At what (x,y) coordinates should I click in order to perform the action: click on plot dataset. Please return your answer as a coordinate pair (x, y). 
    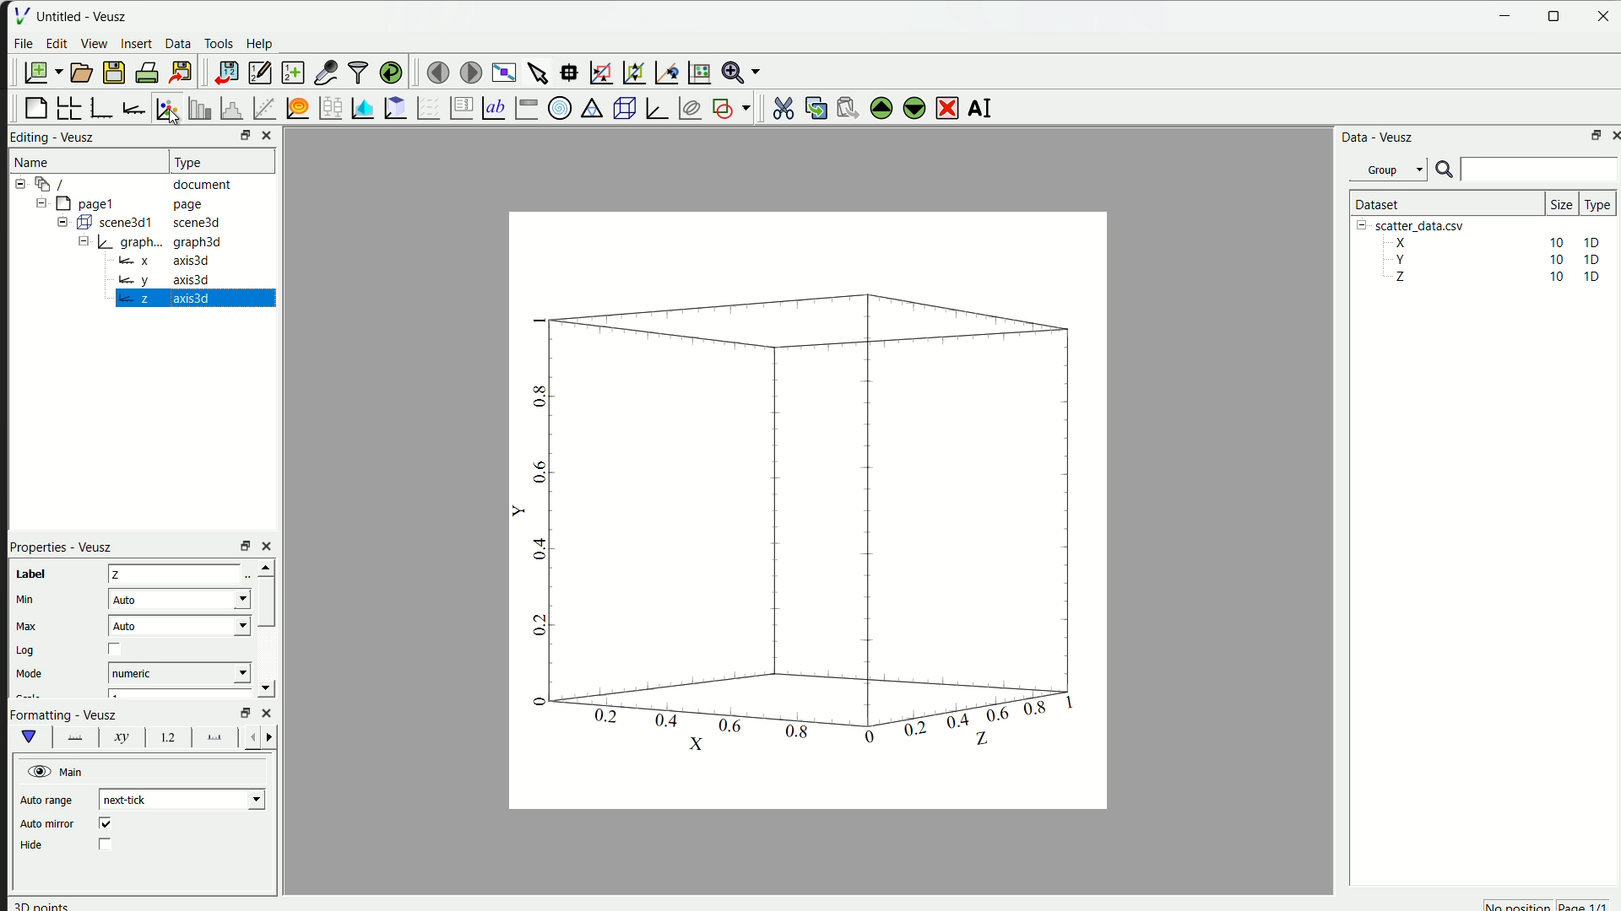
    Looking at the image, I should click on (360, 107).